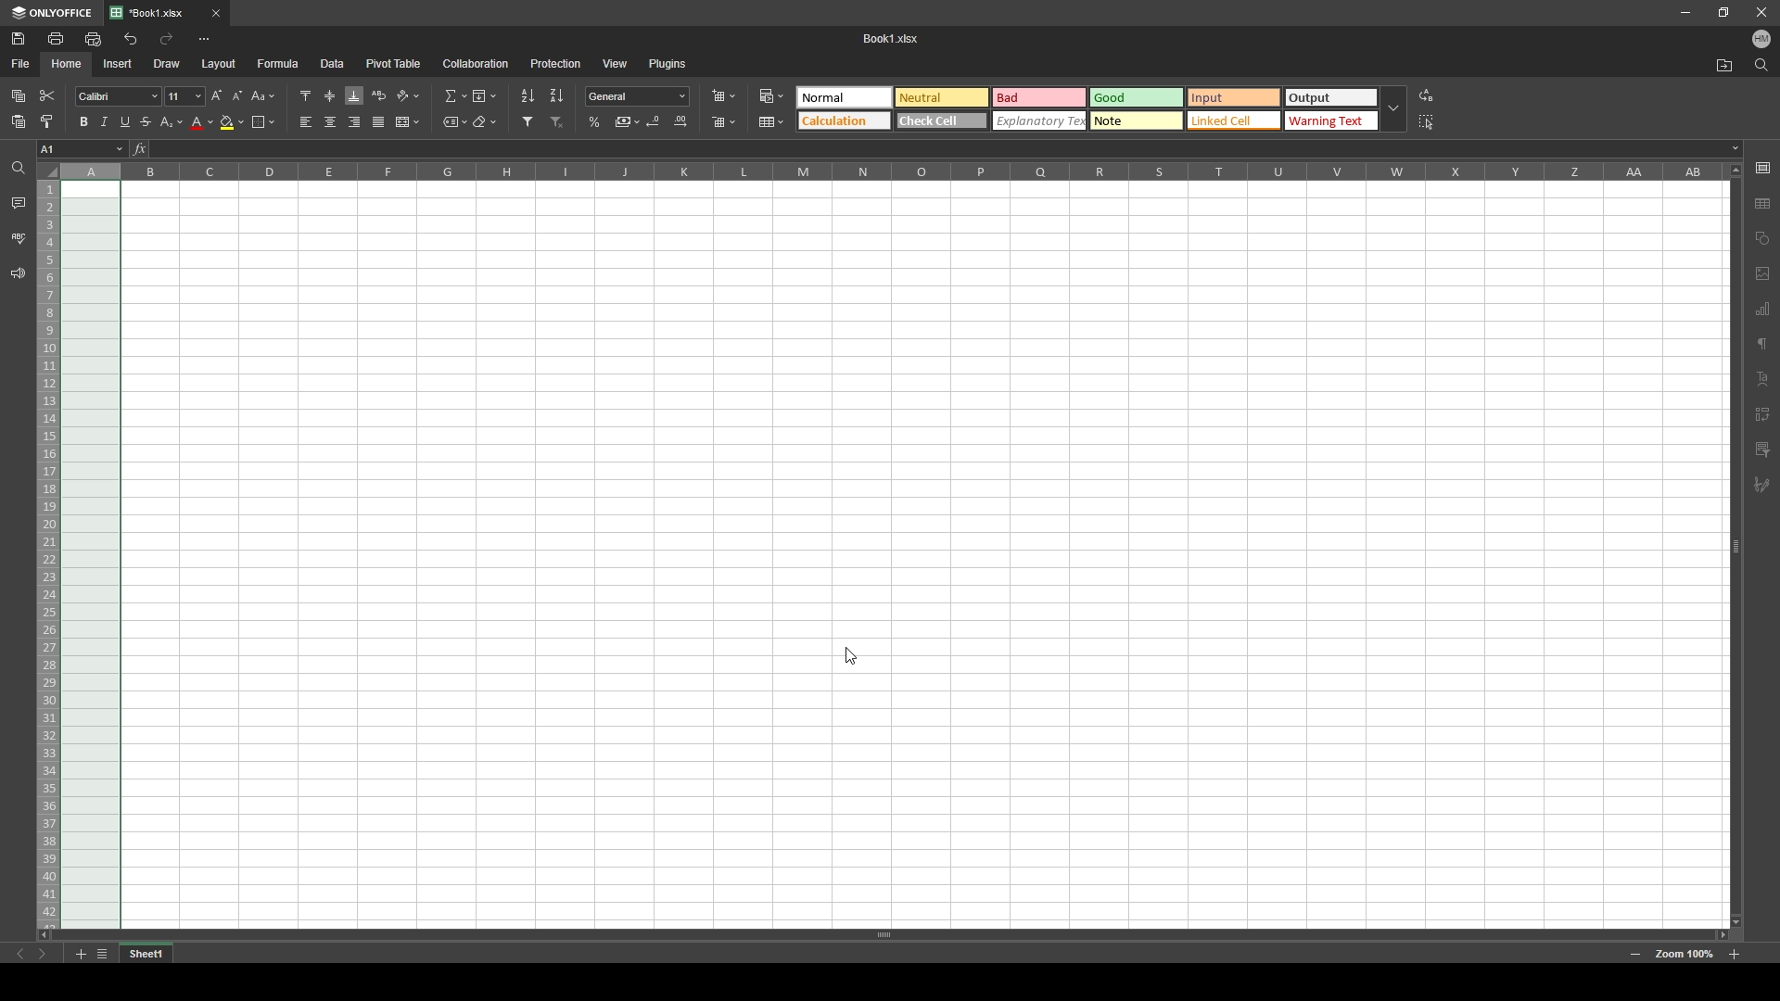 The image size is (1780, 1001). I want to click on font size, so click(184, 96).